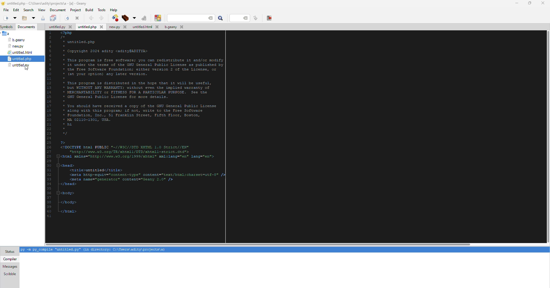 Image resolution: width=550 pixels, height=288 pixels. What do you see at coordinates (20, 65) in the screenshot?
I see `untitled.py` at bounding box center [20, 65].